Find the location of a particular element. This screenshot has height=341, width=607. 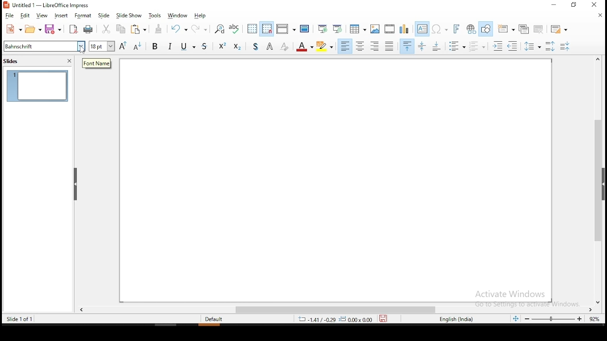

character highlighting color is located at coordinates (326, 46).